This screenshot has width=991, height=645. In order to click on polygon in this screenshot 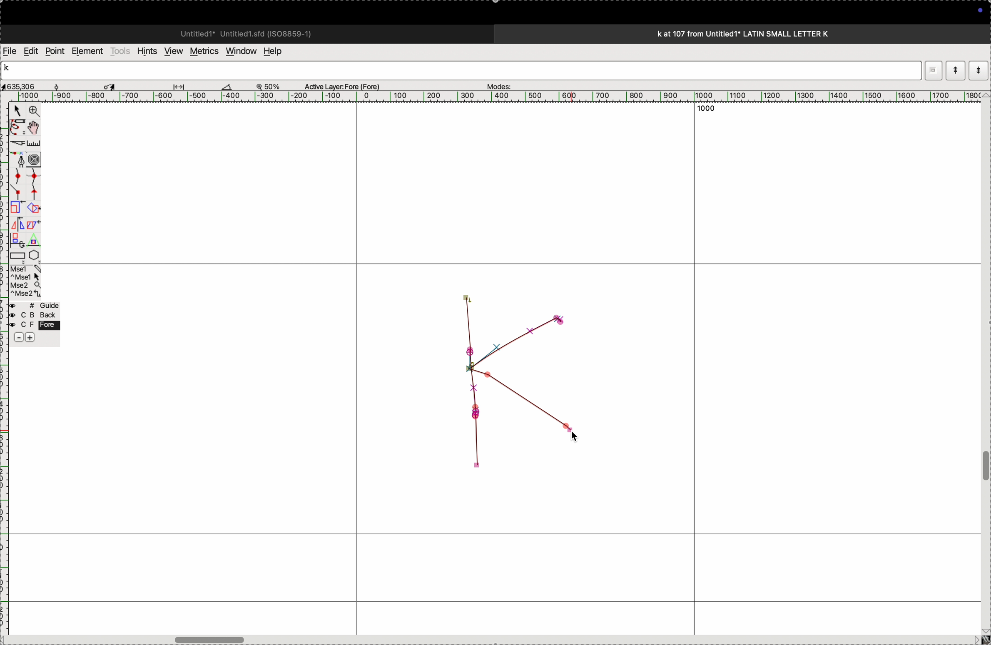, I will do `click(34, 255)`.